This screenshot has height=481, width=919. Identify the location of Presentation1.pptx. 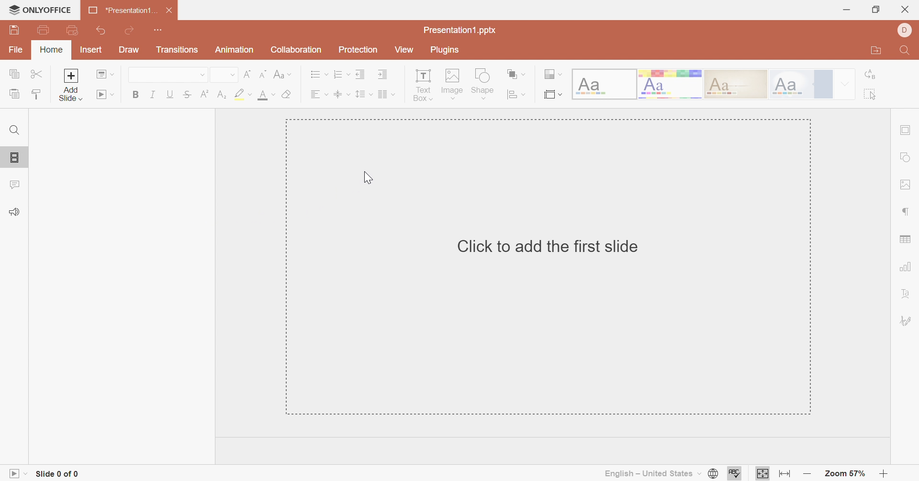
(459, 29).